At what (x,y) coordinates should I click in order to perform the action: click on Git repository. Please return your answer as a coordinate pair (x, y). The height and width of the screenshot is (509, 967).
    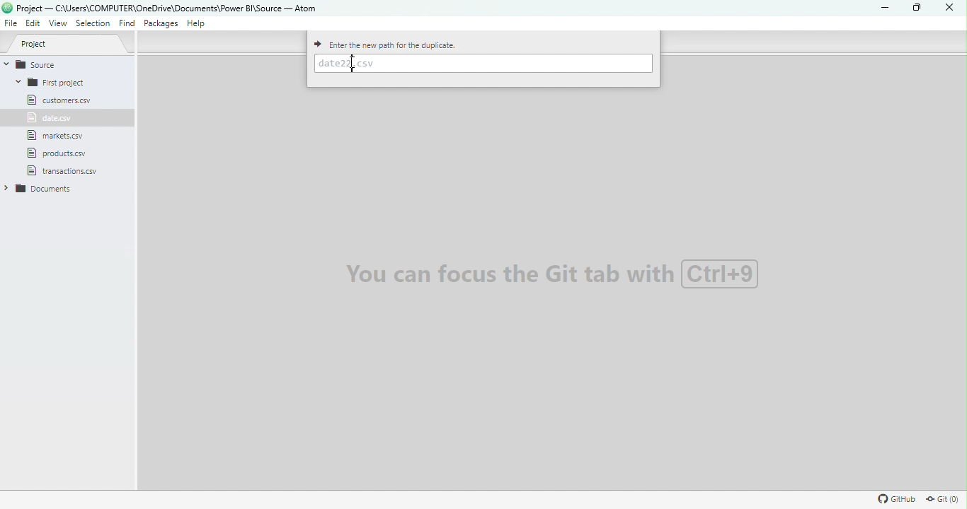
    Looking at the image, I should click on (944, 498).